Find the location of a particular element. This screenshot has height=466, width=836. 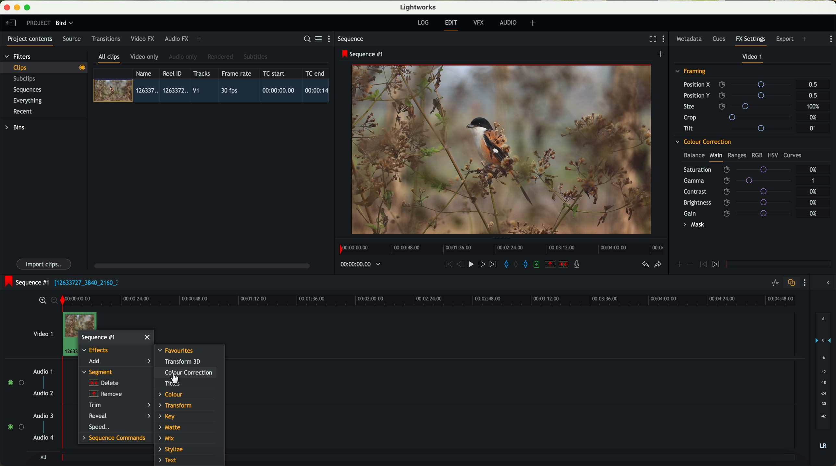

add, remove and create layouts is located at coordinates (534, 23).